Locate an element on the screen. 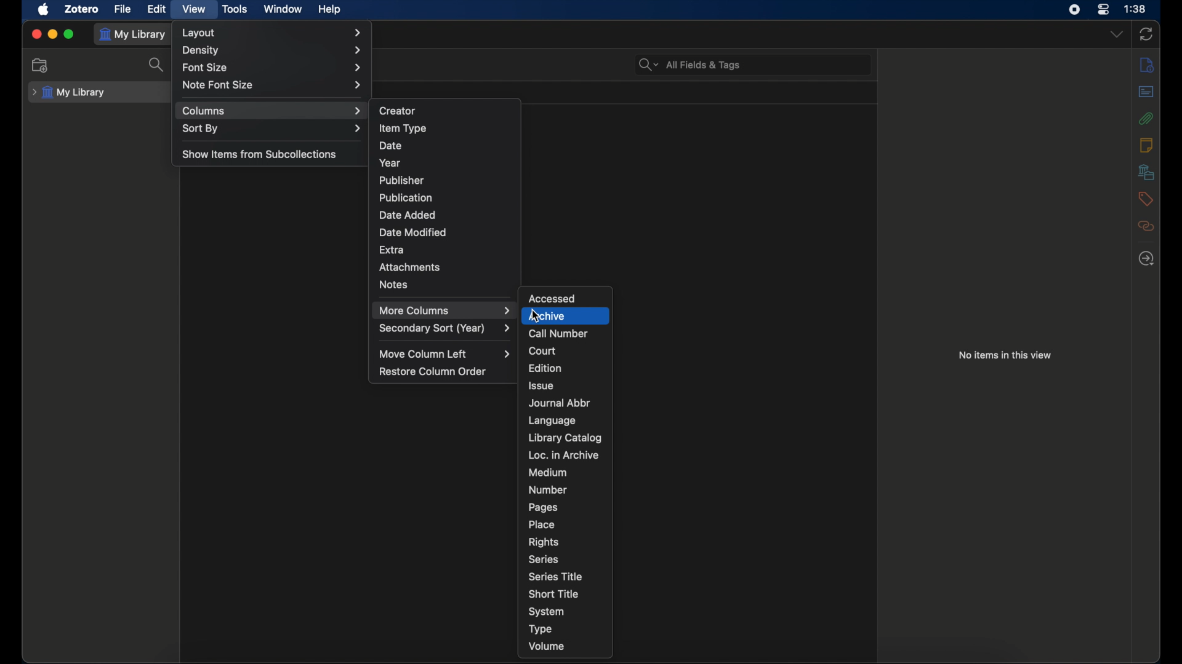 The width and height of the screenshot is (1182, 664). abstracts is located at coordinates (1146, 91).